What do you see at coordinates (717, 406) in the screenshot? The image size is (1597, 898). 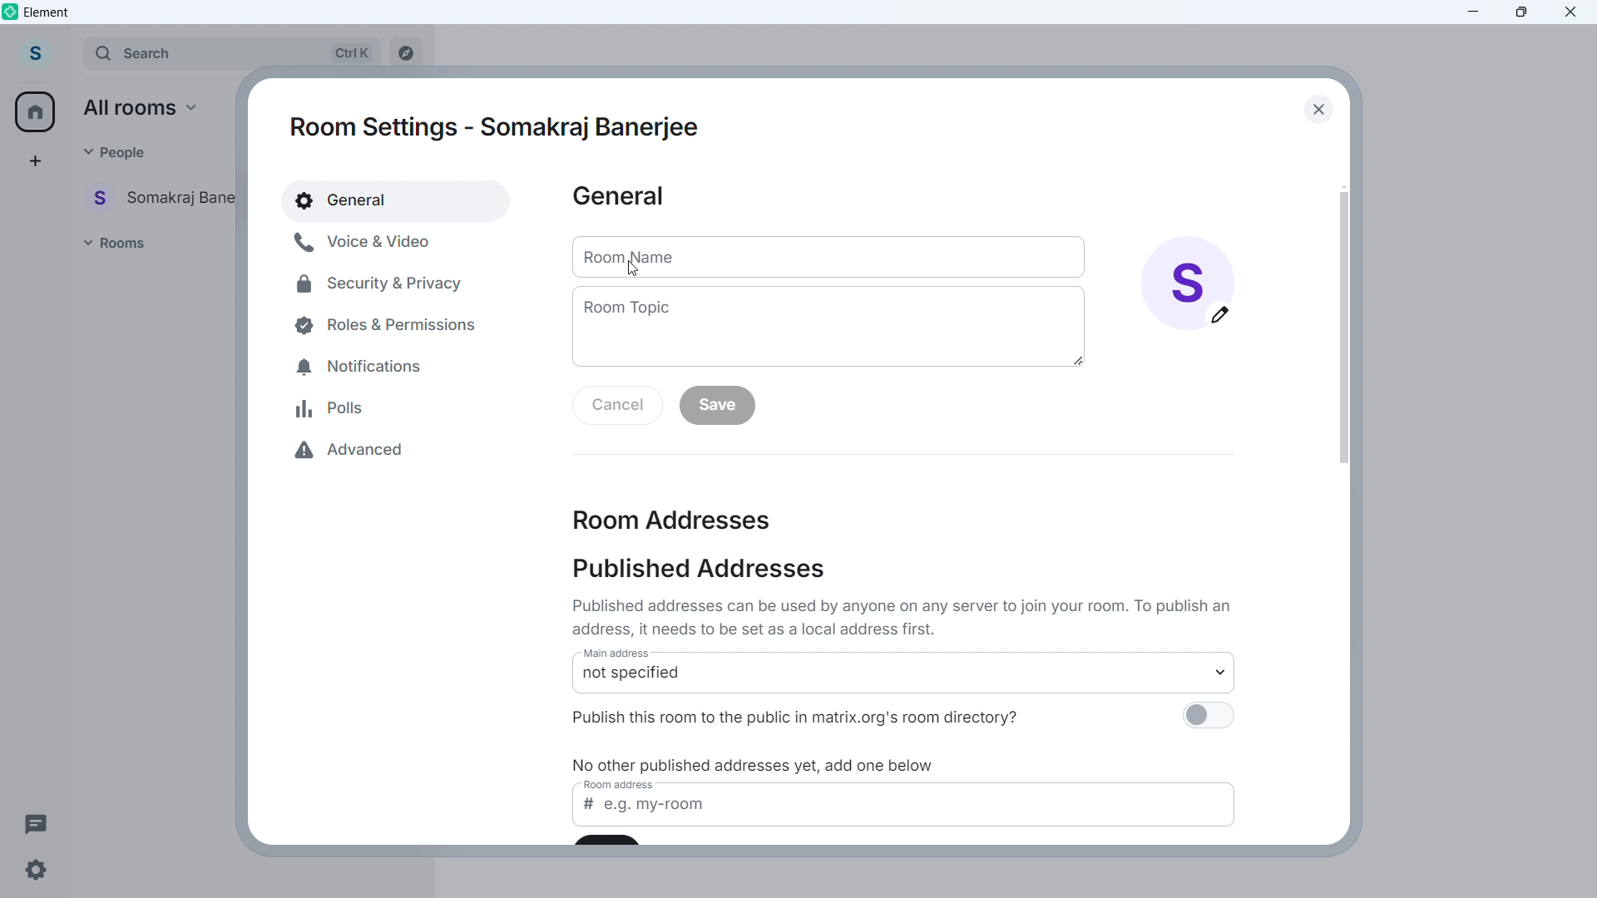 I see `save ` at bounding box center [717, 406].